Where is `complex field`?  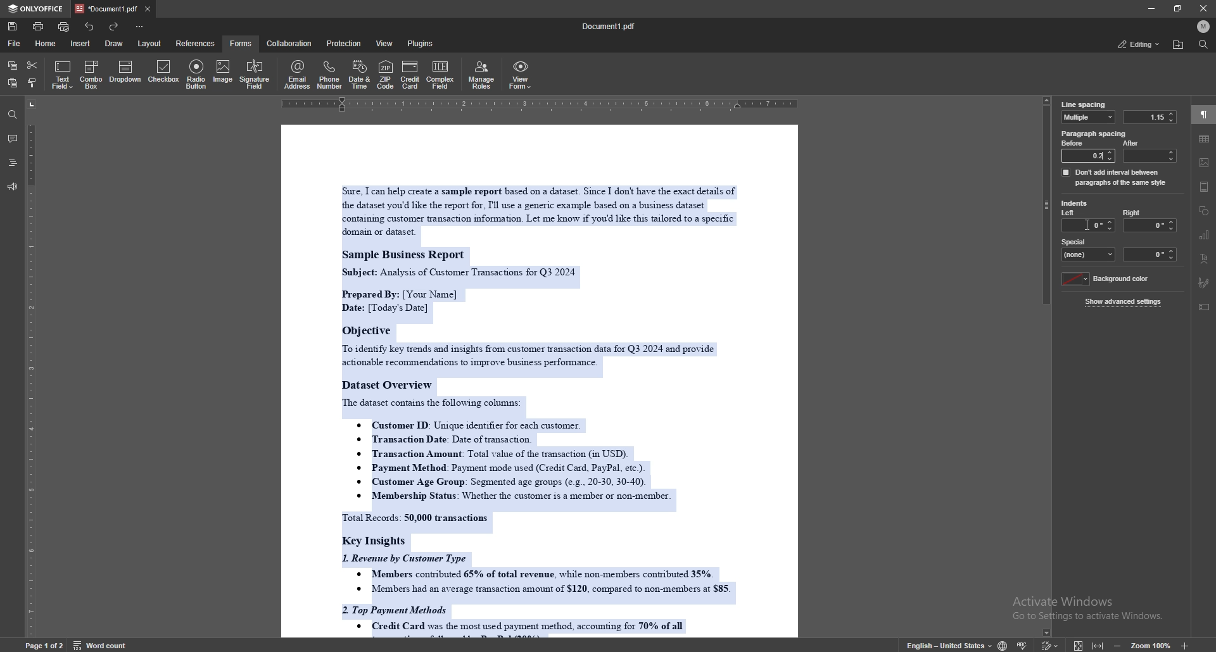
complex field is located at coordinates (442, 75).